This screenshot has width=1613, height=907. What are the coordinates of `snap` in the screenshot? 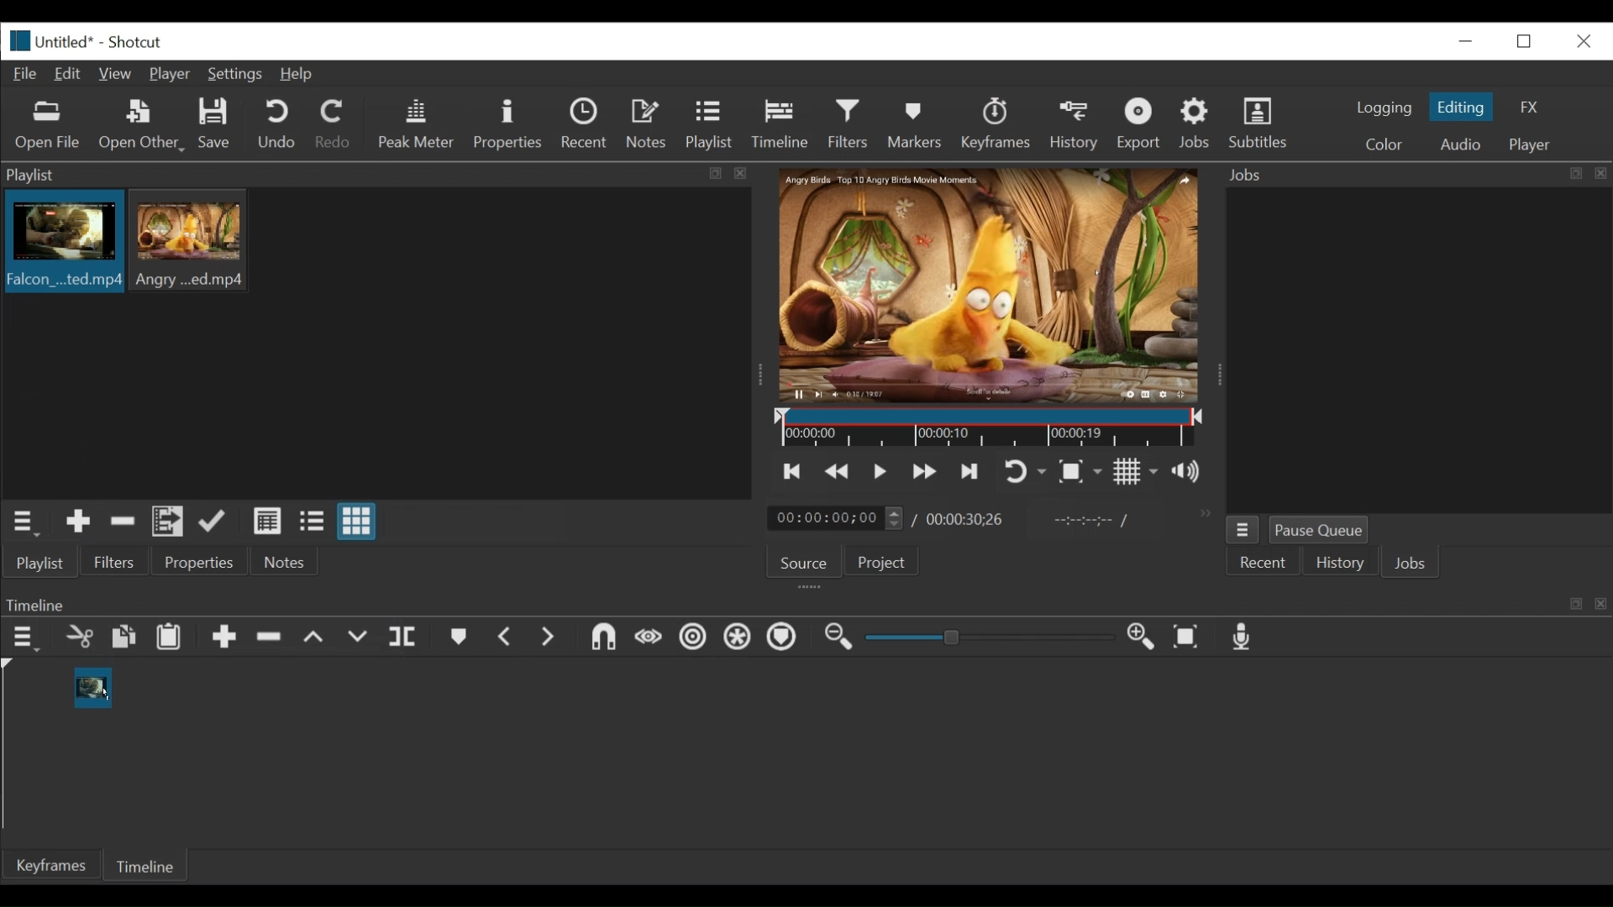 It's located at (606, 639).